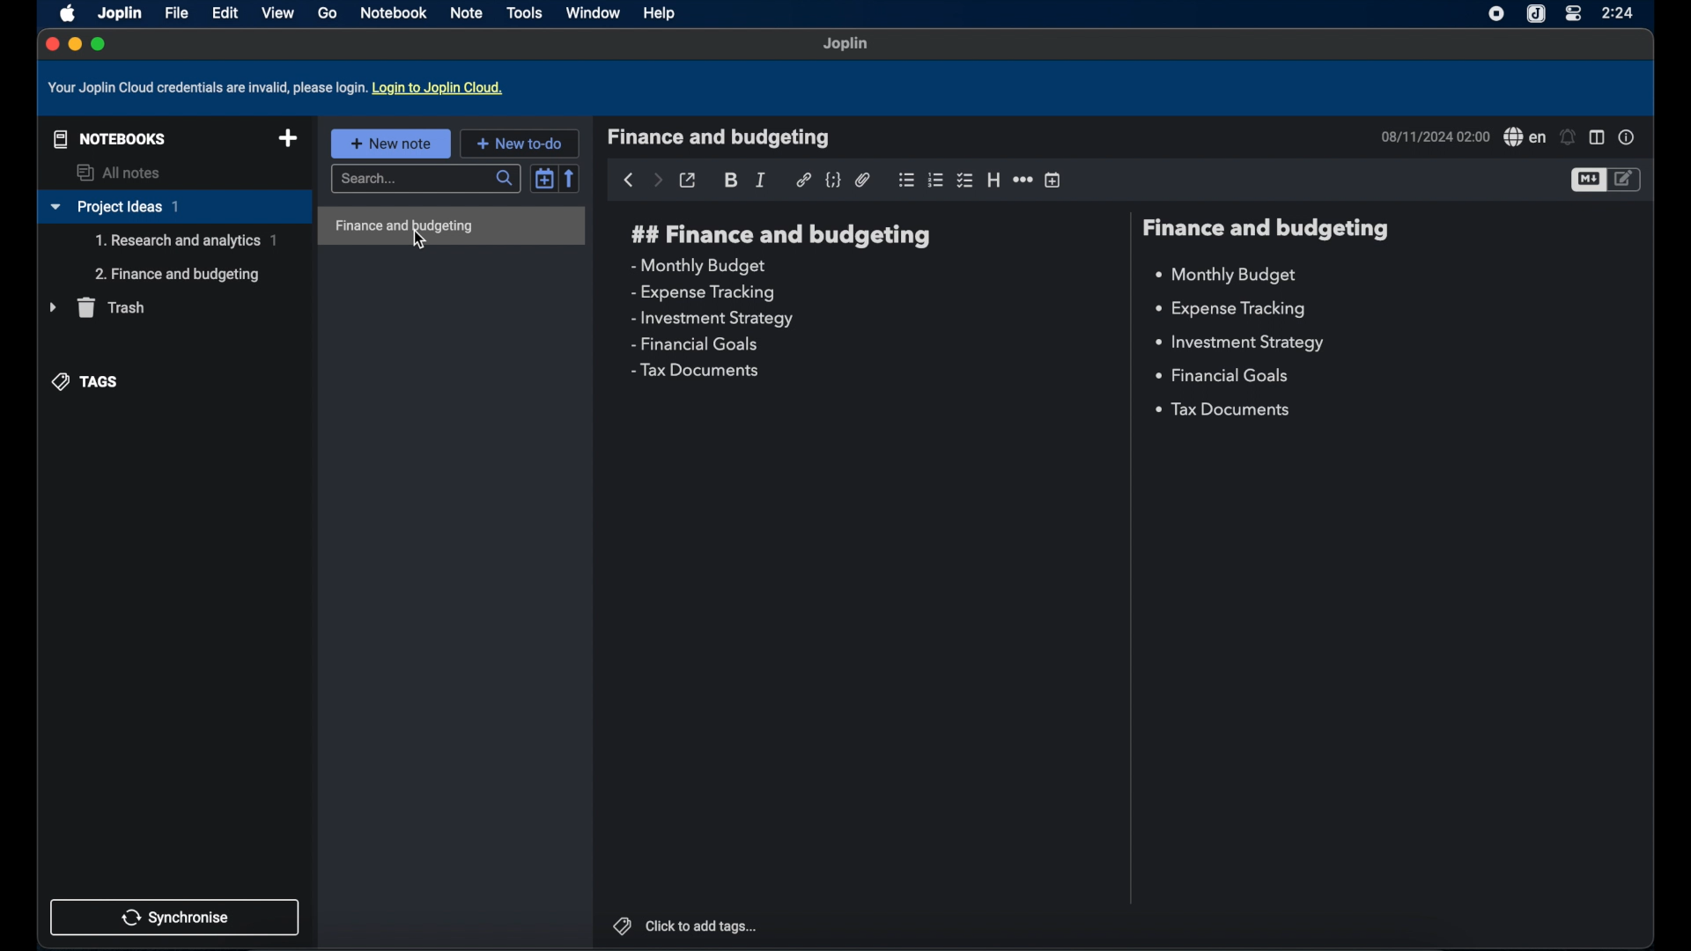 The height and width of the screenshot is (951, 1691). What do you see at coordinates (993, 181) in the screenshot?
I see `heading` at bounding box center [993, 181].